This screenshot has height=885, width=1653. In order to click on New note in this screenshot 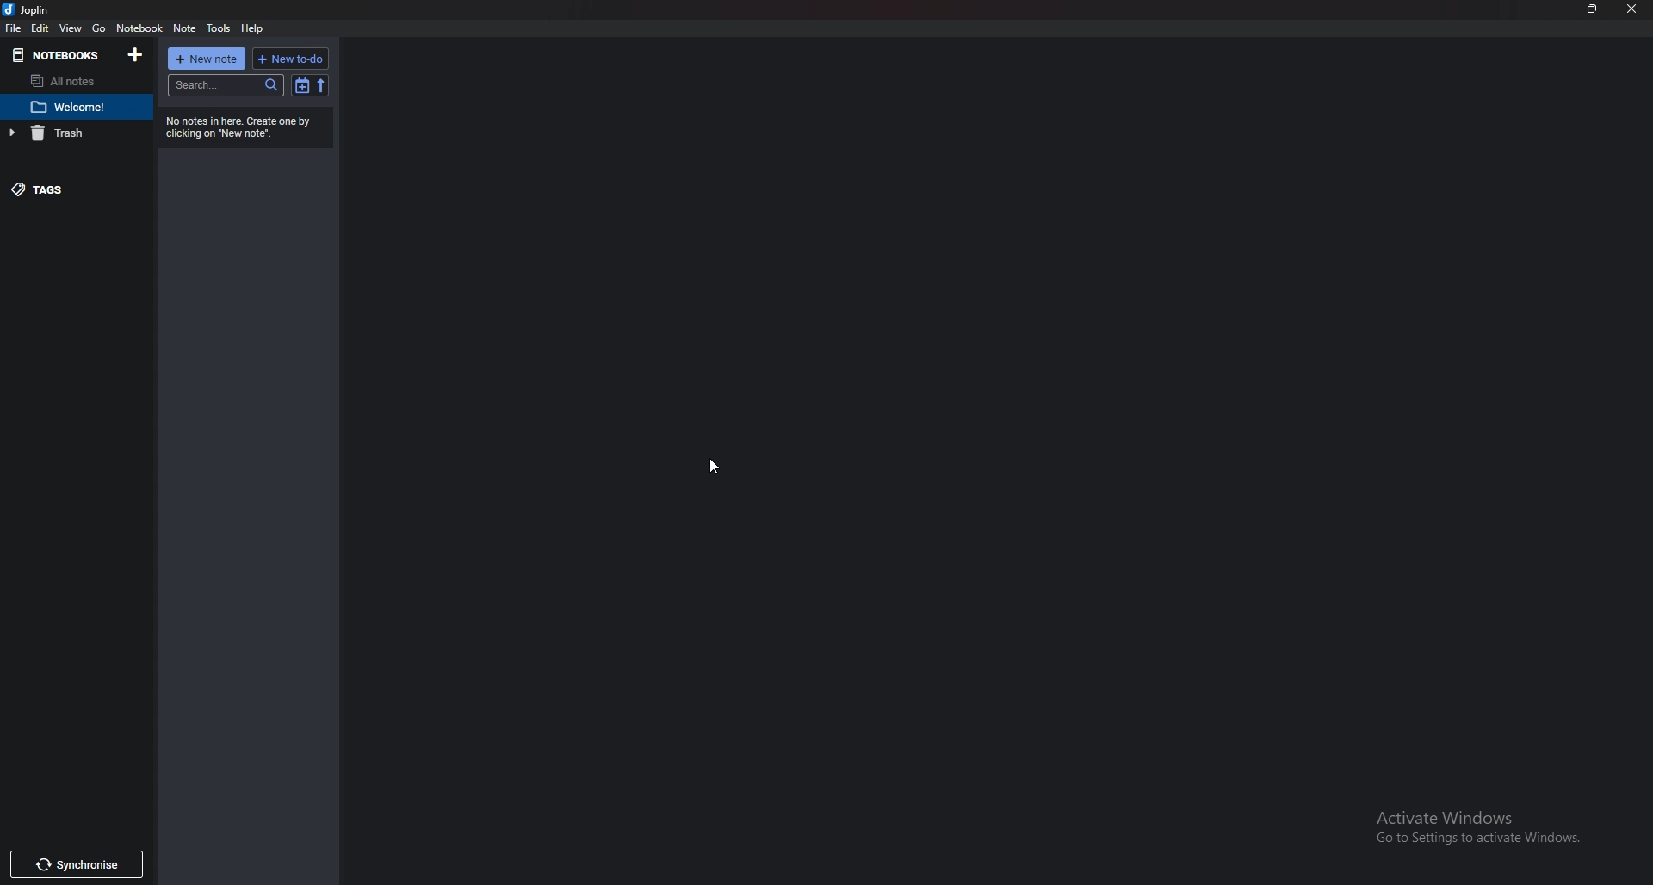, I will do `click(207, 59)`.